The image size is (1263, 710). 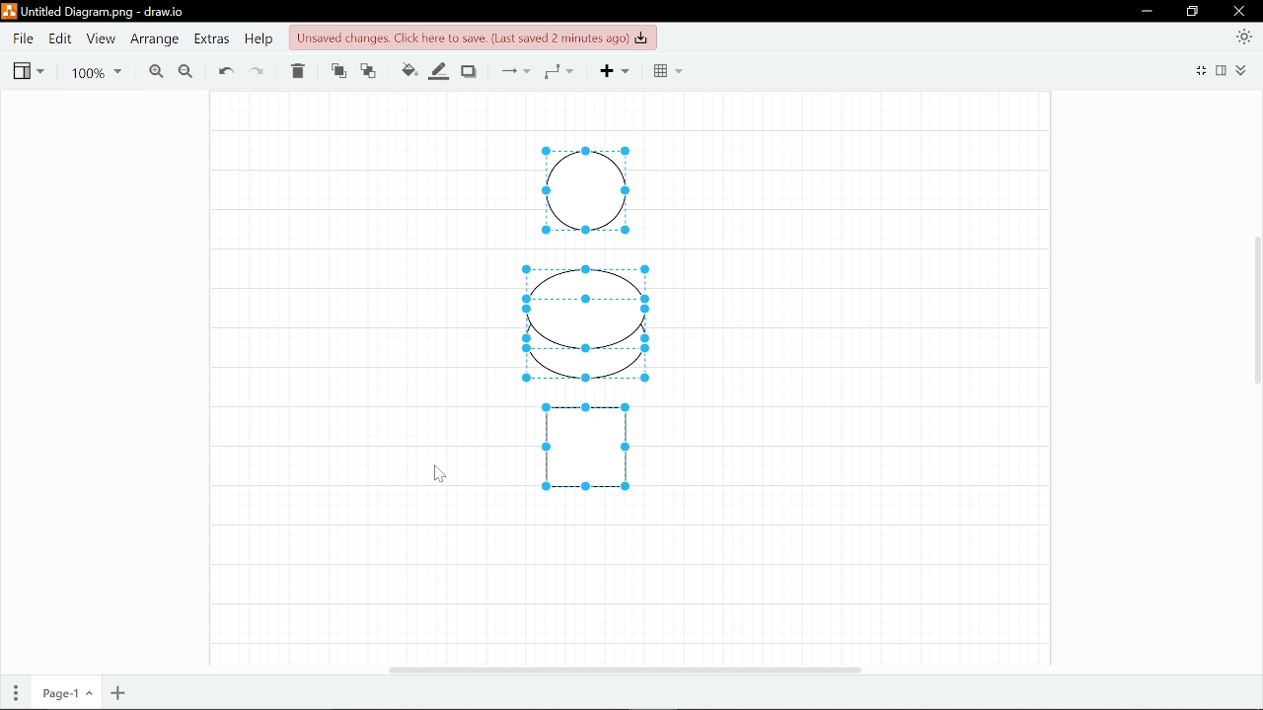 What do you see at coordinates (56, 39) in the screenshot?
I see `Edit` at bounding box center [56, 39].